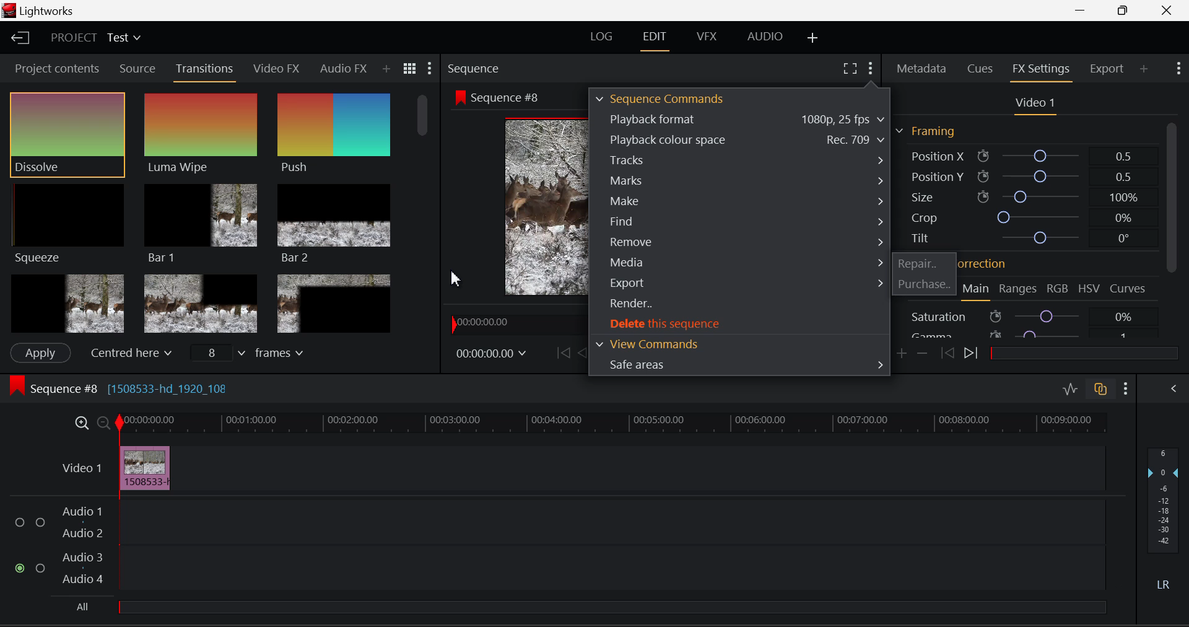 Image resolution: width=1189 pixels, height=627 pixels. I want to click on Restore Down, so click(1084, 11).